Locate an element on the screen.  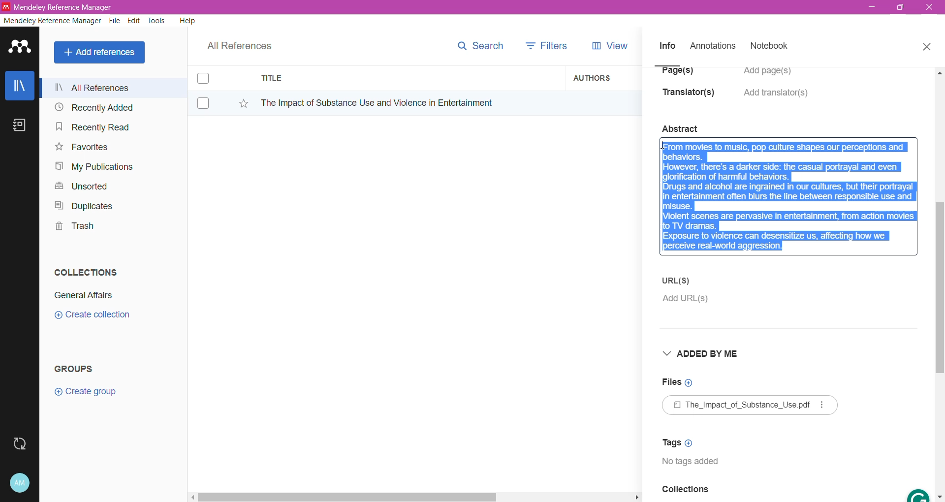
Info is located at coordinates (667, 45).